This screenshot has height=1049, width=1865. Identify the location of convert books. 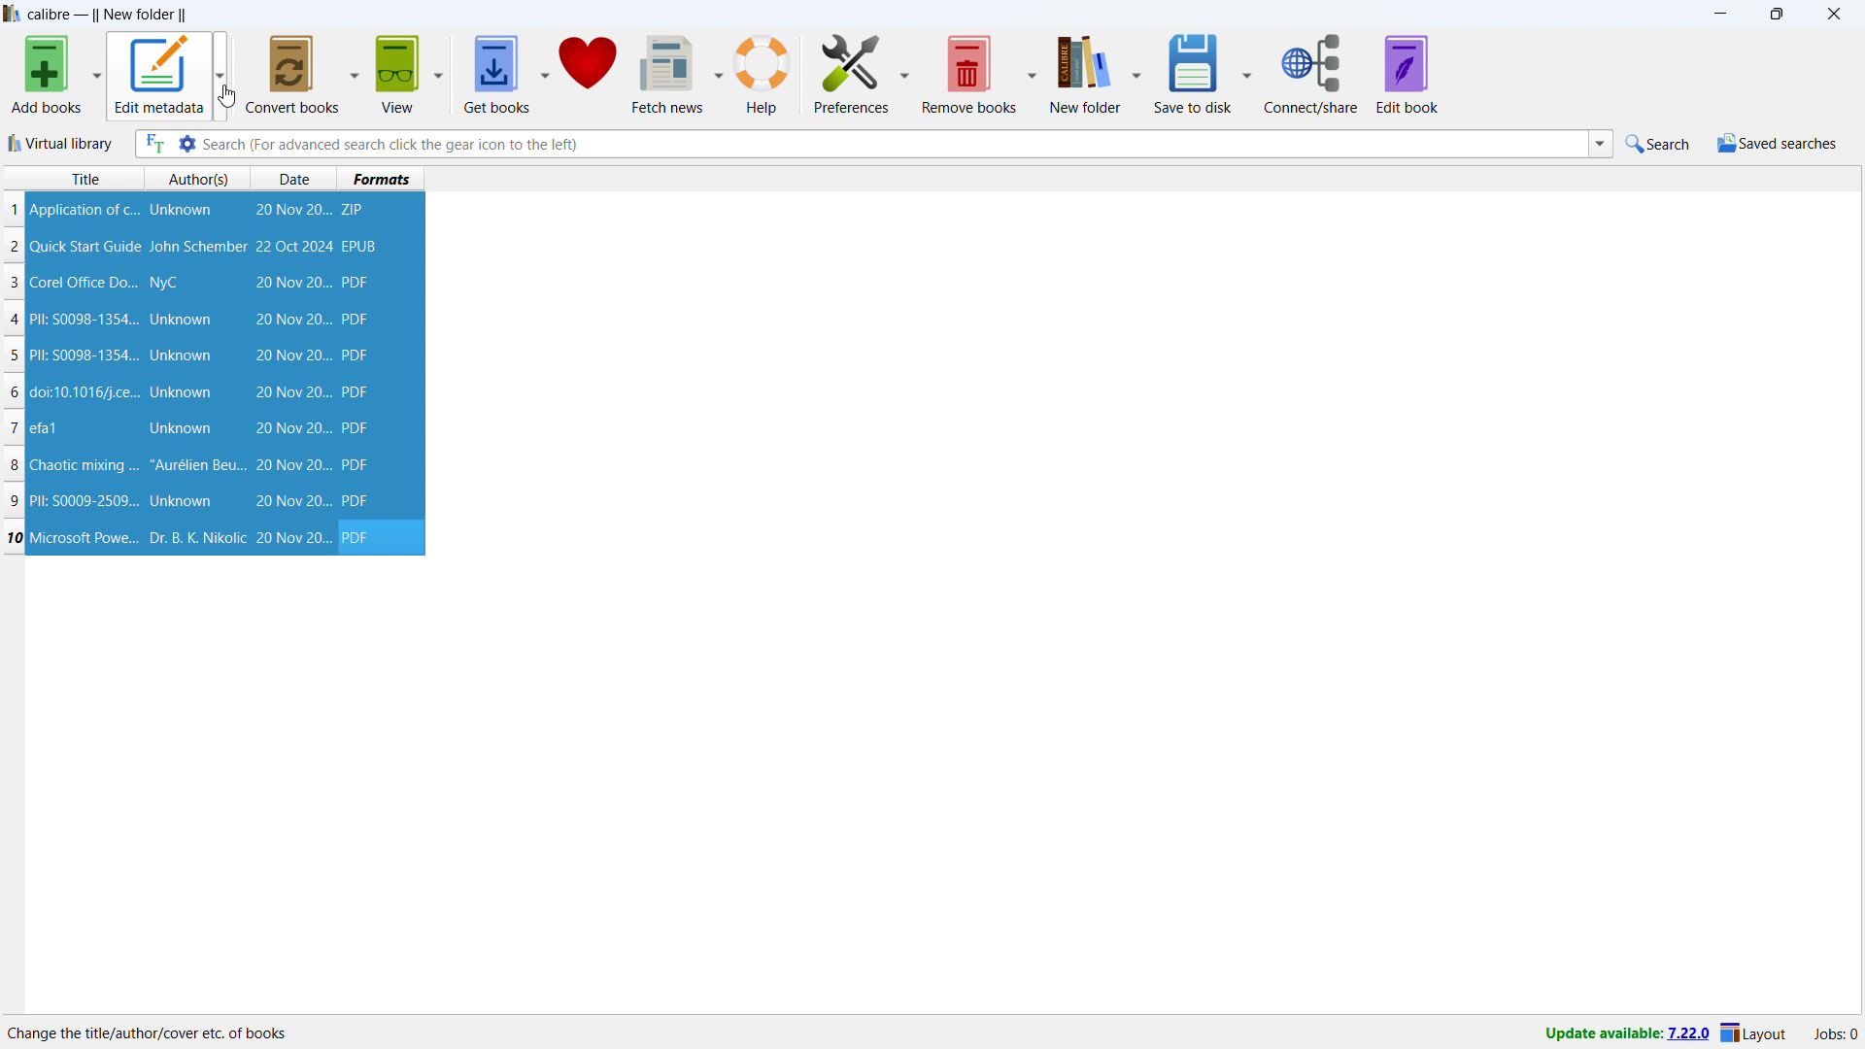
(294, 75).